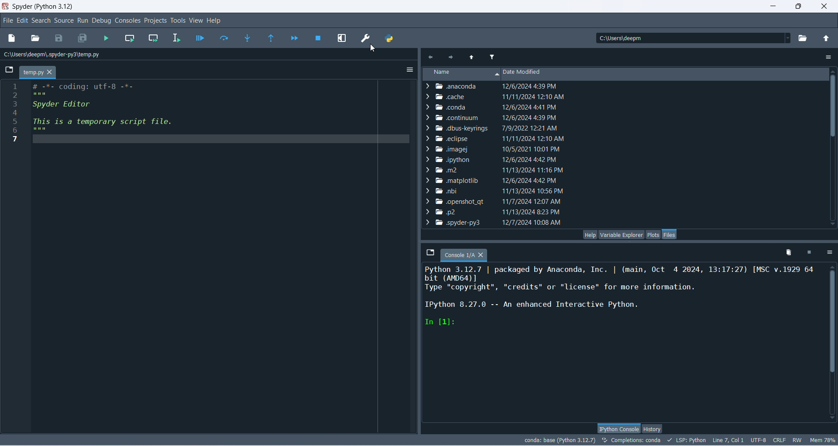  I want to click on tools, so click(178, 21).